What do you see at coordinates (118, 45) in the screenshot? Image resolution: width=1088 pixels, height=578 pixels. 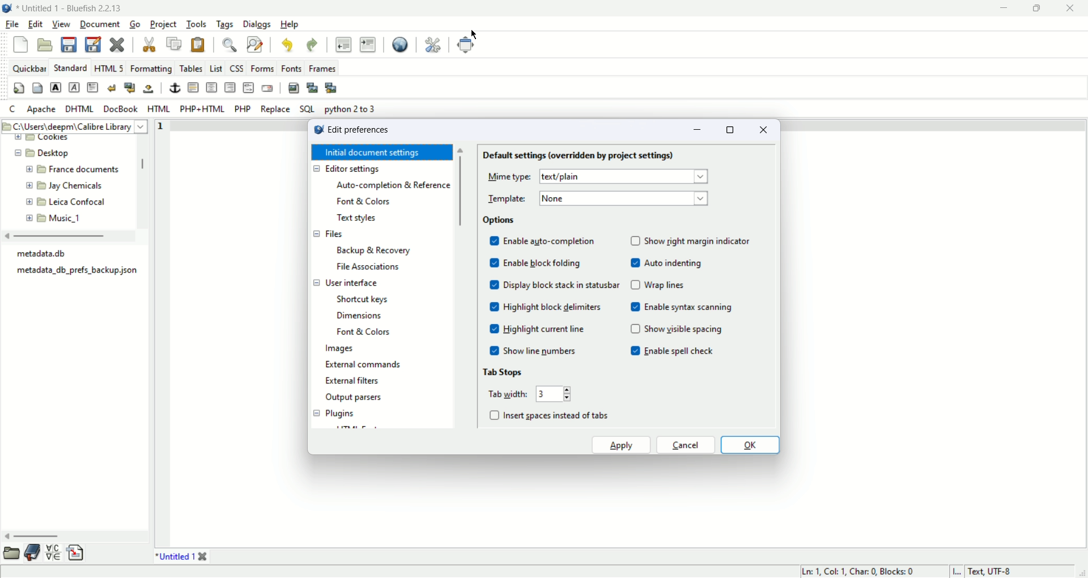 I see `close` at bounding box center [118, 45].